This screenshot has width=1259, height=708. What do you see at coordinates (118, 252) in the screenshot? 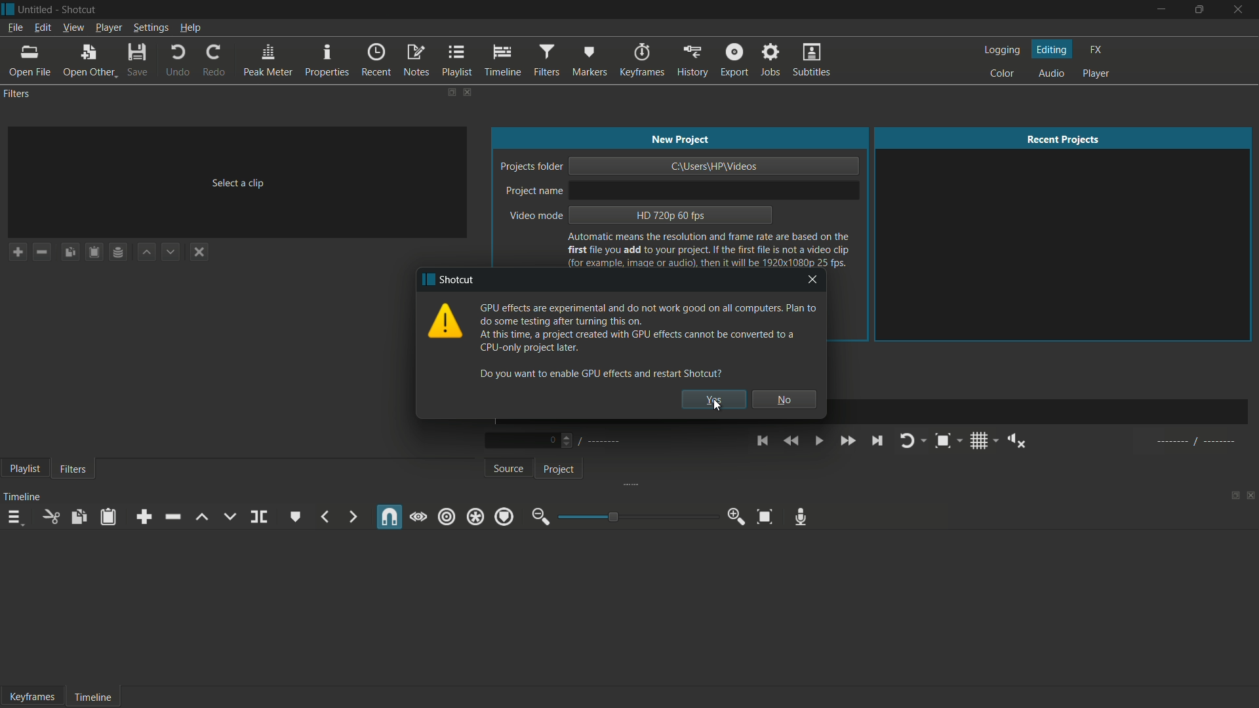
I see `save filter set` at bounding box center [118, 252].